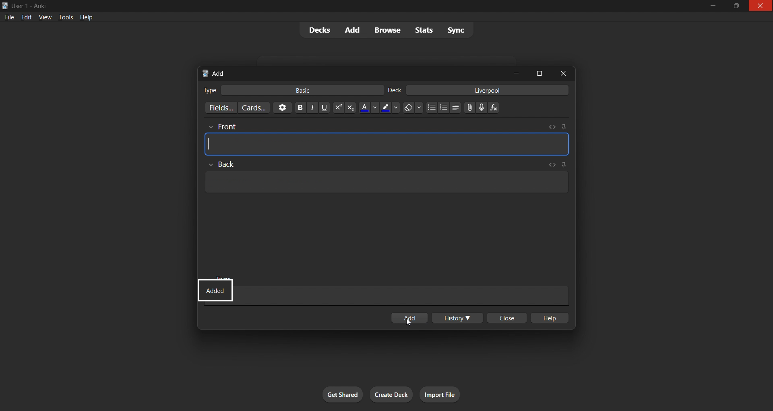 This screenshot has width=773, height=411. Describe the element at coordinates (412, 108) in the screenshot. I see `erase formatting` at that location.